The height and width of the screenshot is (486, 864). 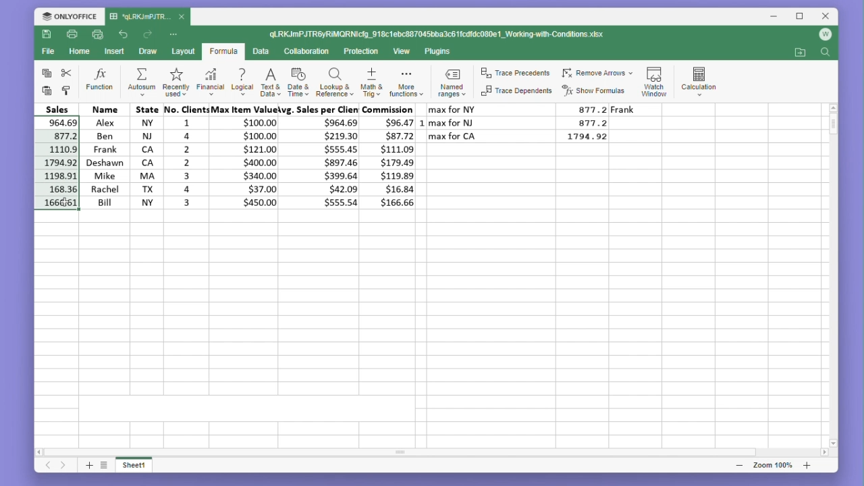 What do you see at coordinates (67, 73) in the screenshot?
I see `cut` at bounding box center [67, 73].